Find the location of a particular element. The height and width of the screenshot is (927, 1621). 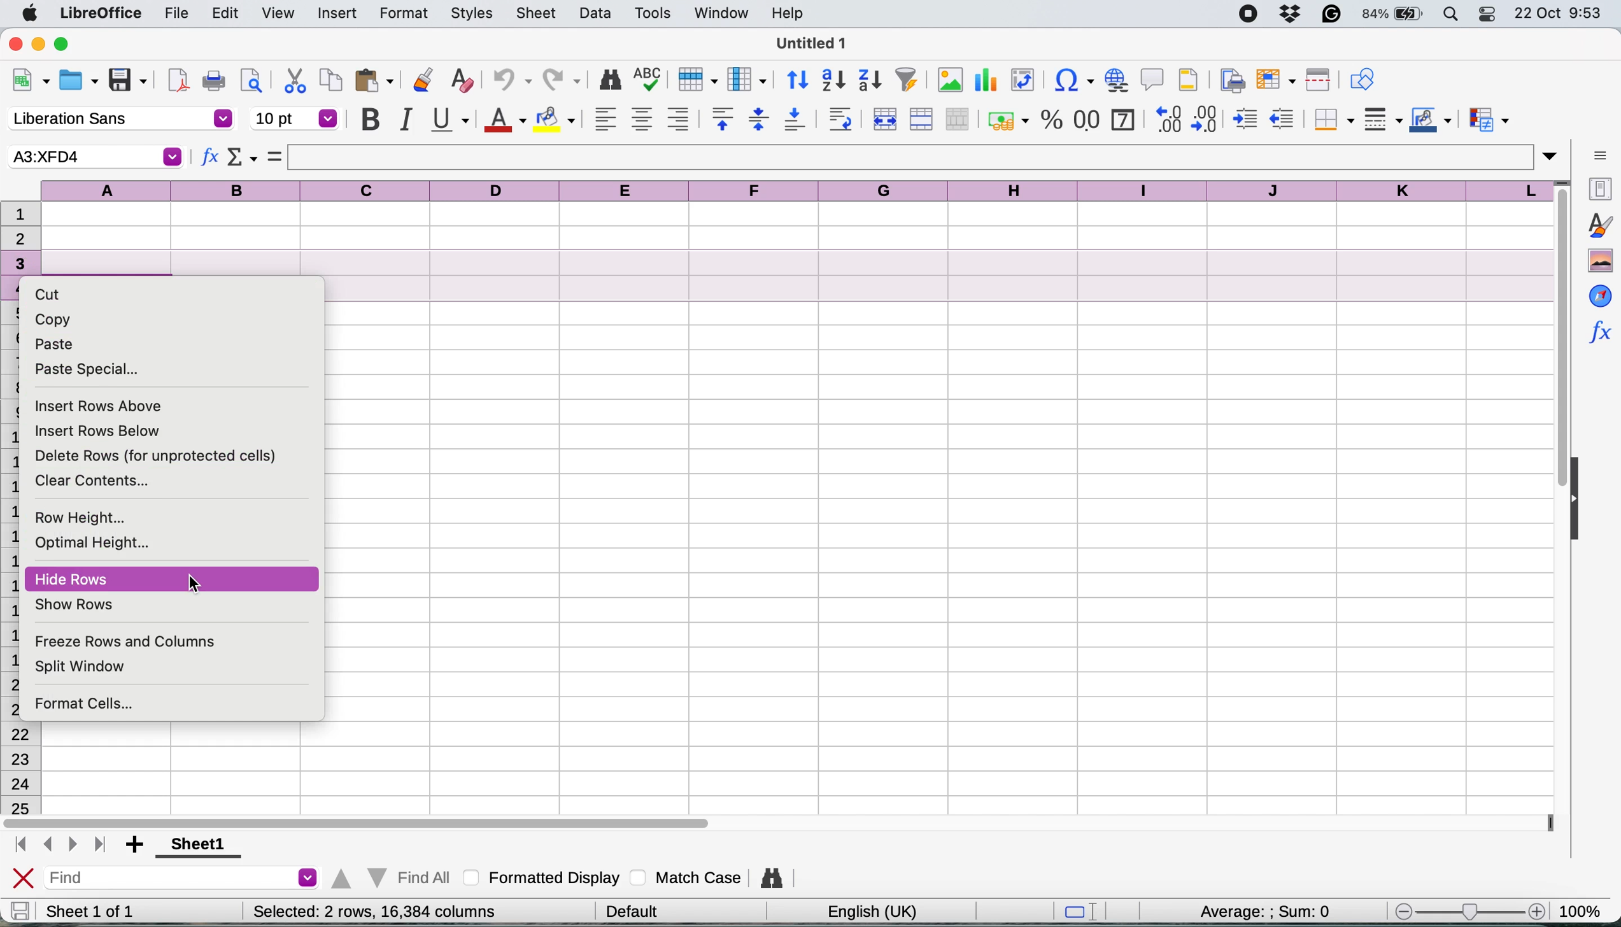

cut is located at coordinates (57, 295).